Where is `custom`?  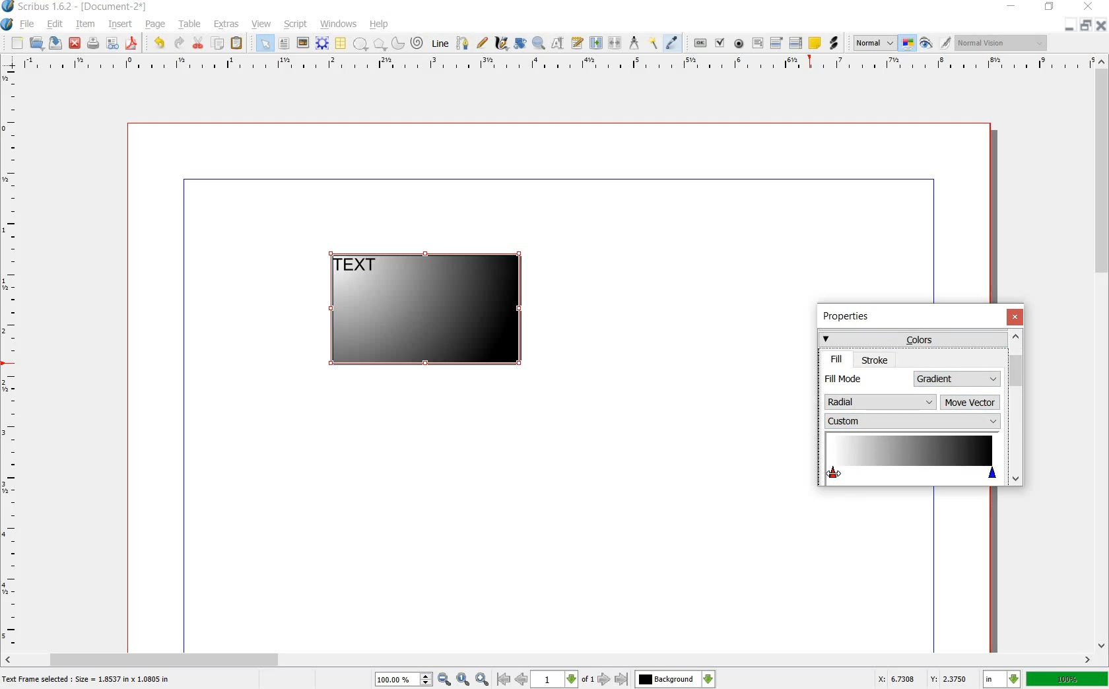 custom is located at coordinates (912, 421).